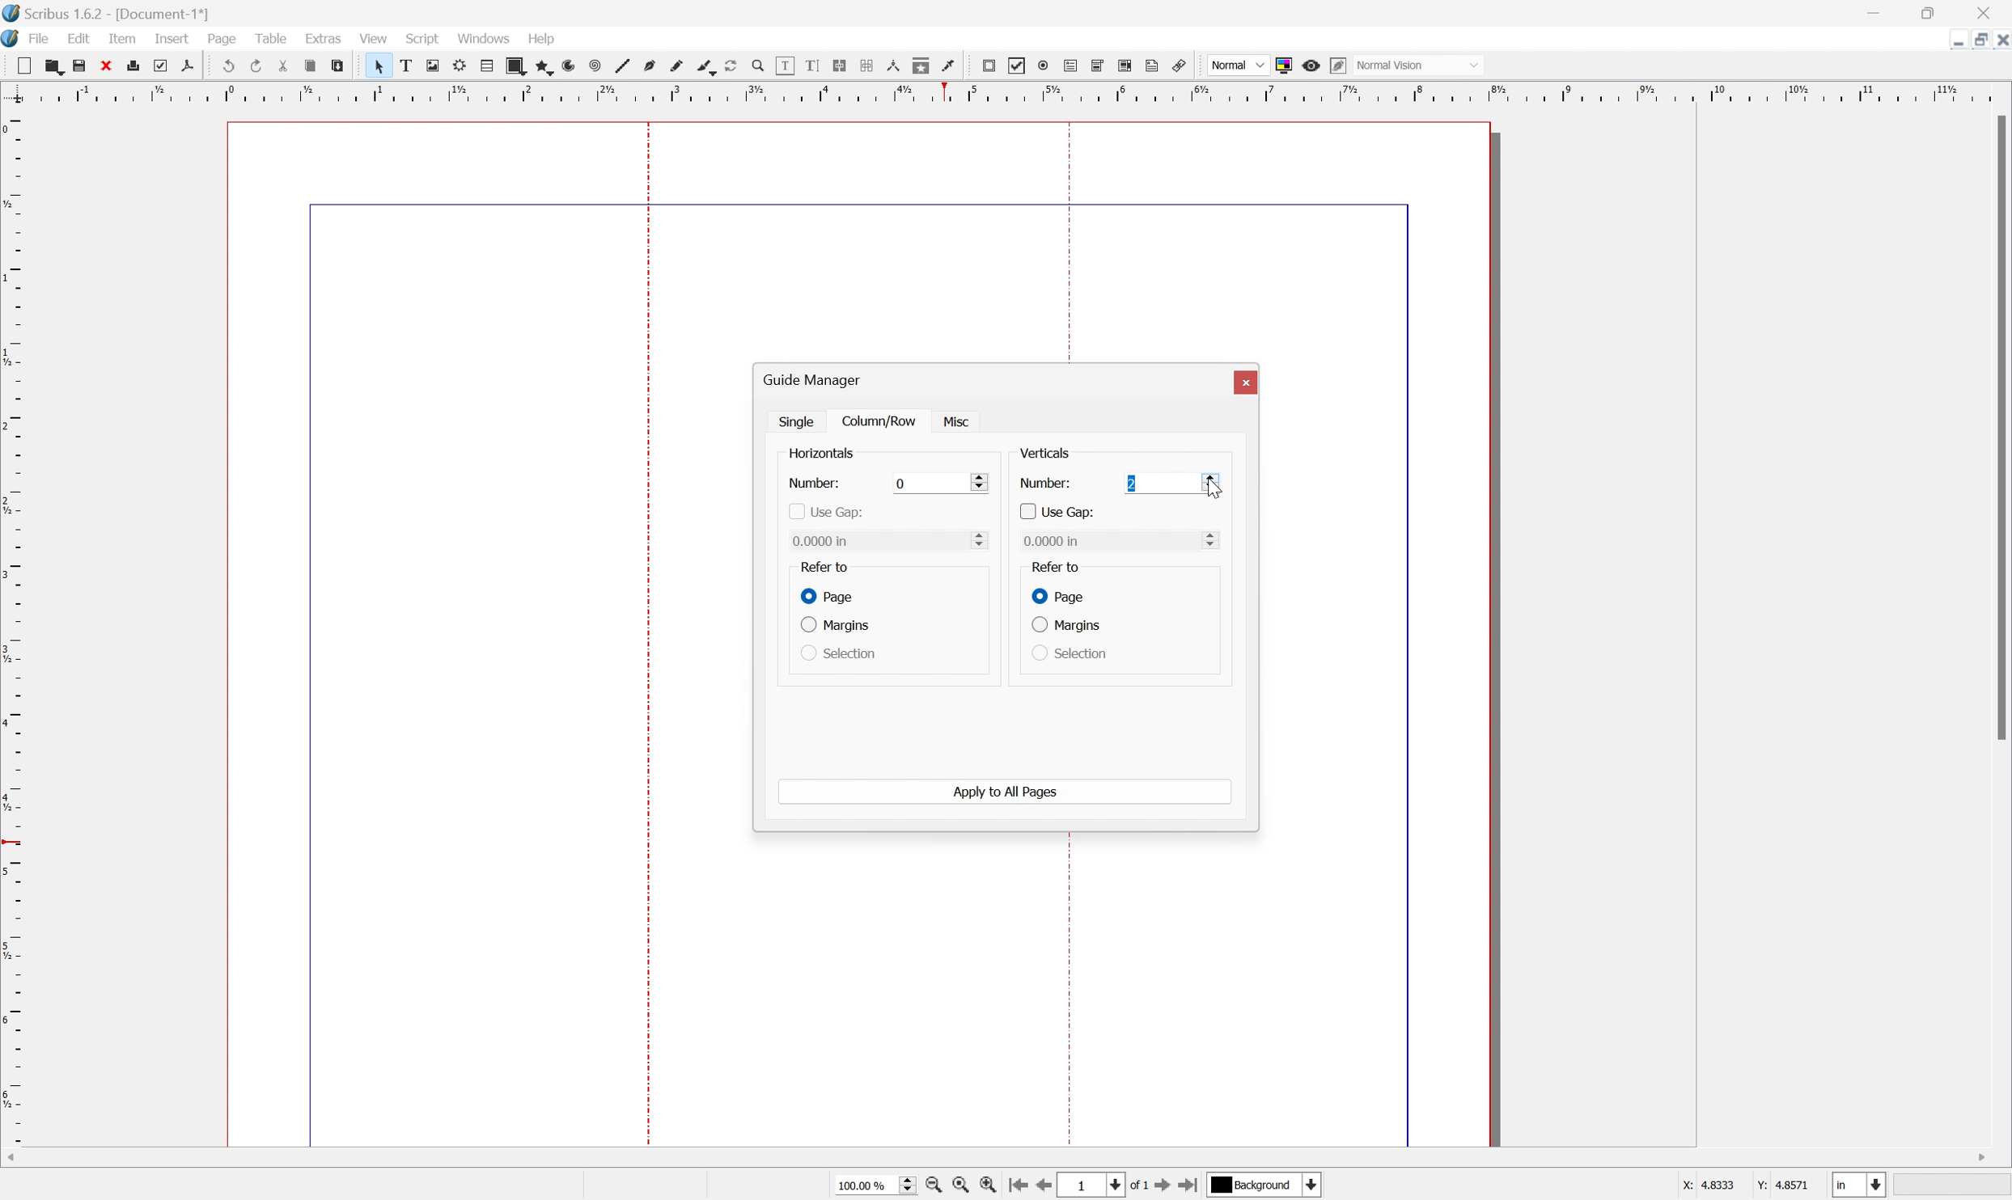  What do you see at coordinates (889, 540) in the screenshot?
I see `0.0000 in` at bounding box center [889, 540].